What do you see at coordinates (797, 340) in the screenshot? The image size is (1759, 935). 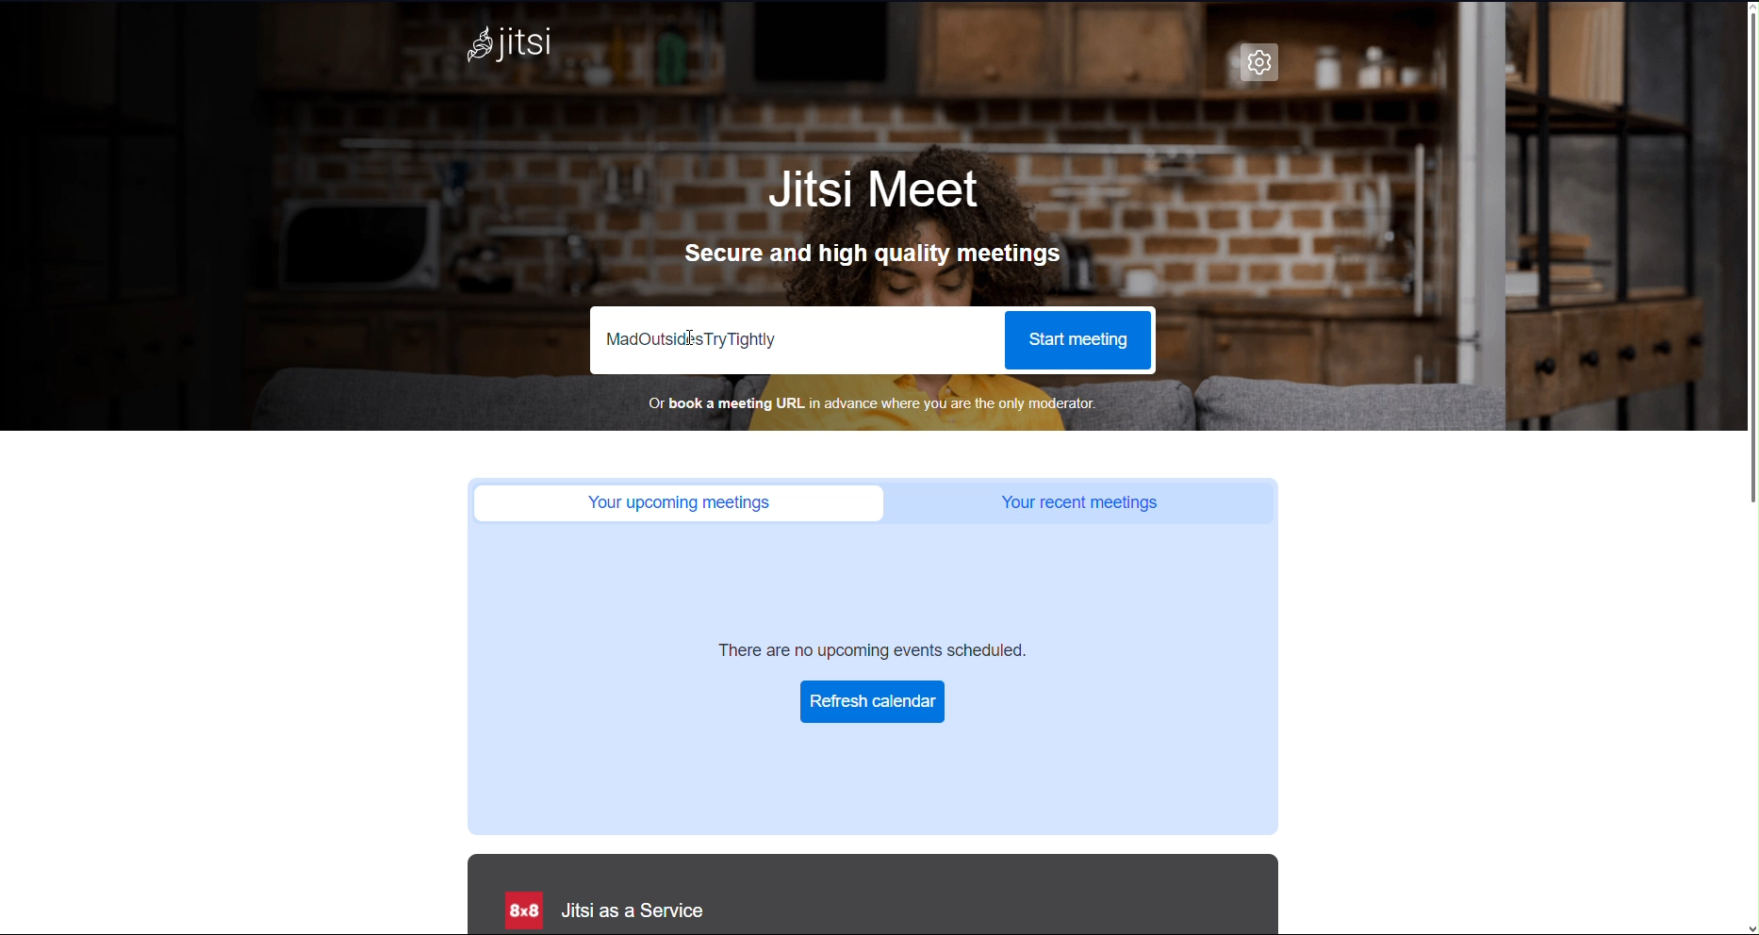 I see `Meeting URL` at bounding box center [797, 340].